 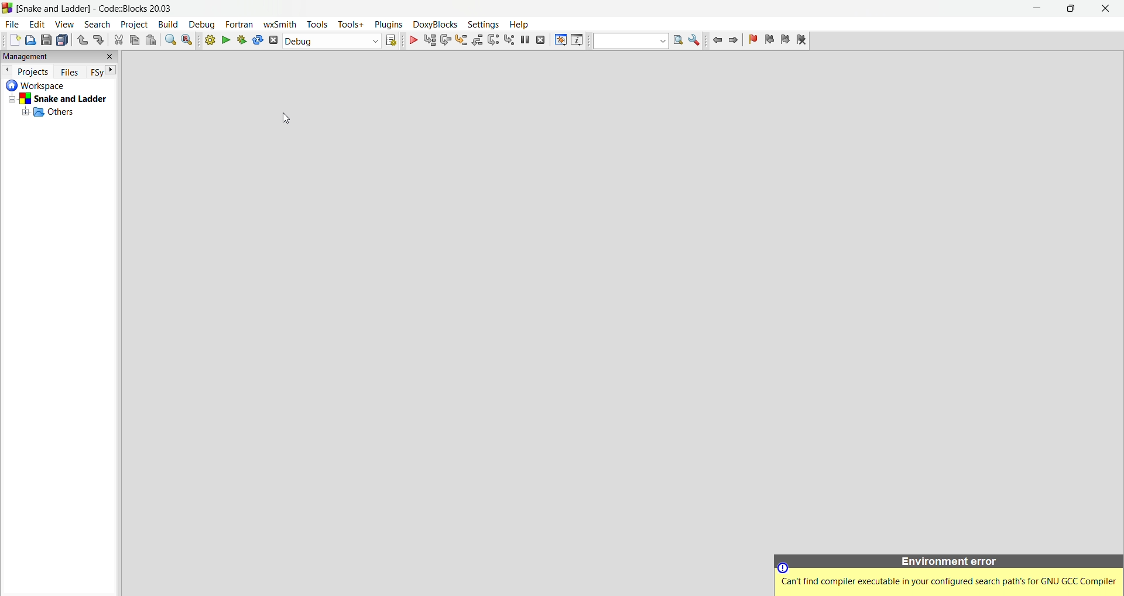 What do you see at coordinates (135, 40) in the screenshot?
I see `copy` at bounding box center [135, 40].